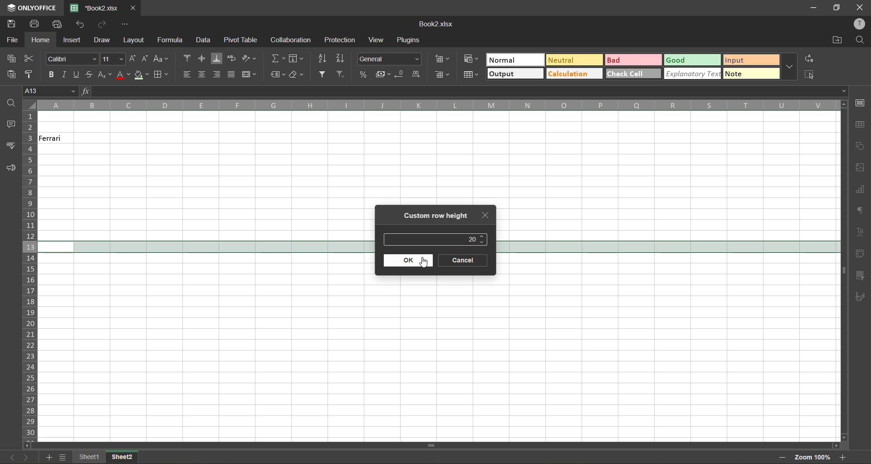 The height and width of the screenshot is (464, 871). I want to click on redo, so click(103, 25).